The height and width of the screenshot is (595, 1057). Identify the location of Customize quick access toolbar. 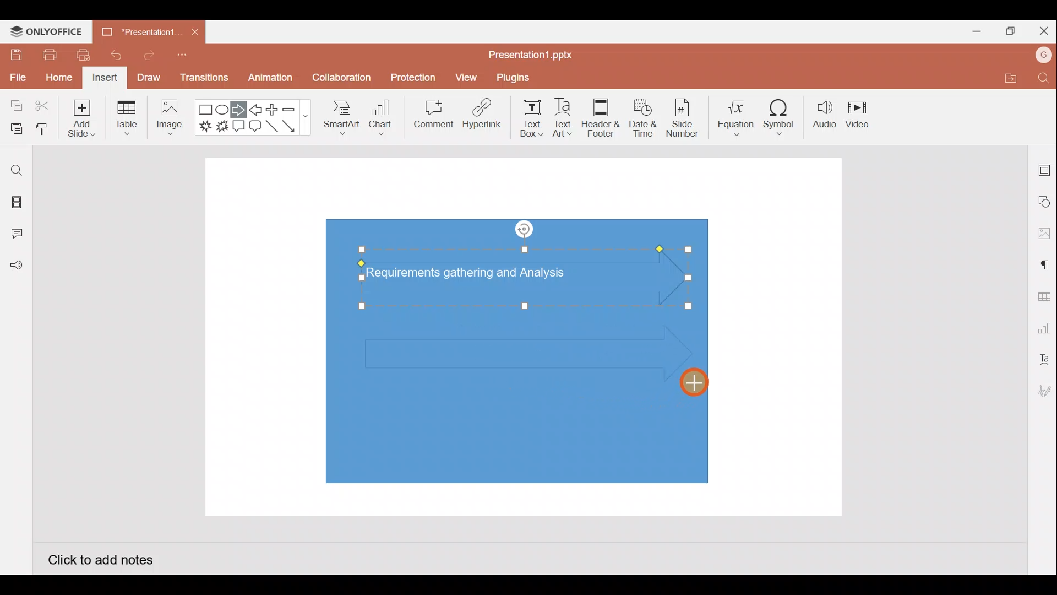
(186, 58).